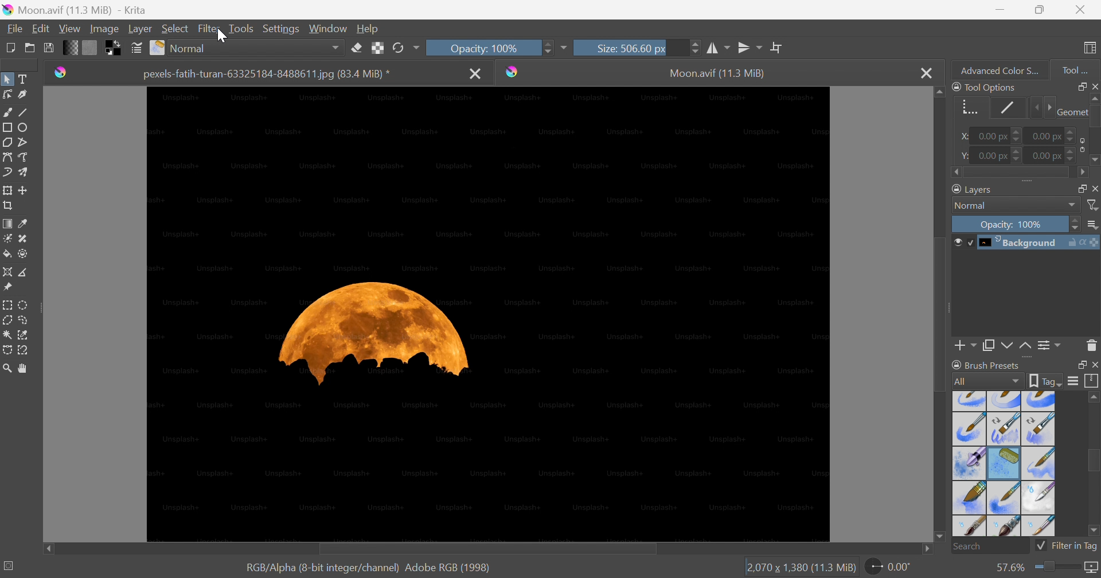 Image resolution: width=1101 pixels, height=578 pixels. I want to click on Multibrush tool, so click(25, 172).